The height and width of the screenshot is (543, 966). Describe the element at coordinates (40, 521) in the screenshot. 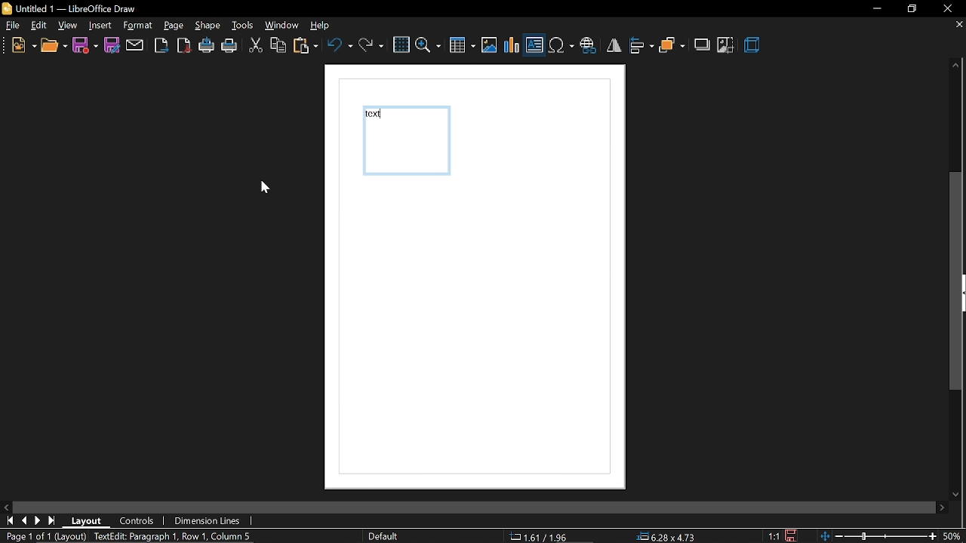

I see `go to last page` at that location.